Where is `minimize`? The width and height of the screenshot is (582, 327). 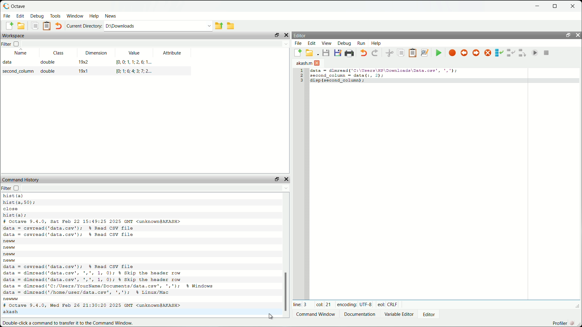
minimize is located at coordinates (538, 5).